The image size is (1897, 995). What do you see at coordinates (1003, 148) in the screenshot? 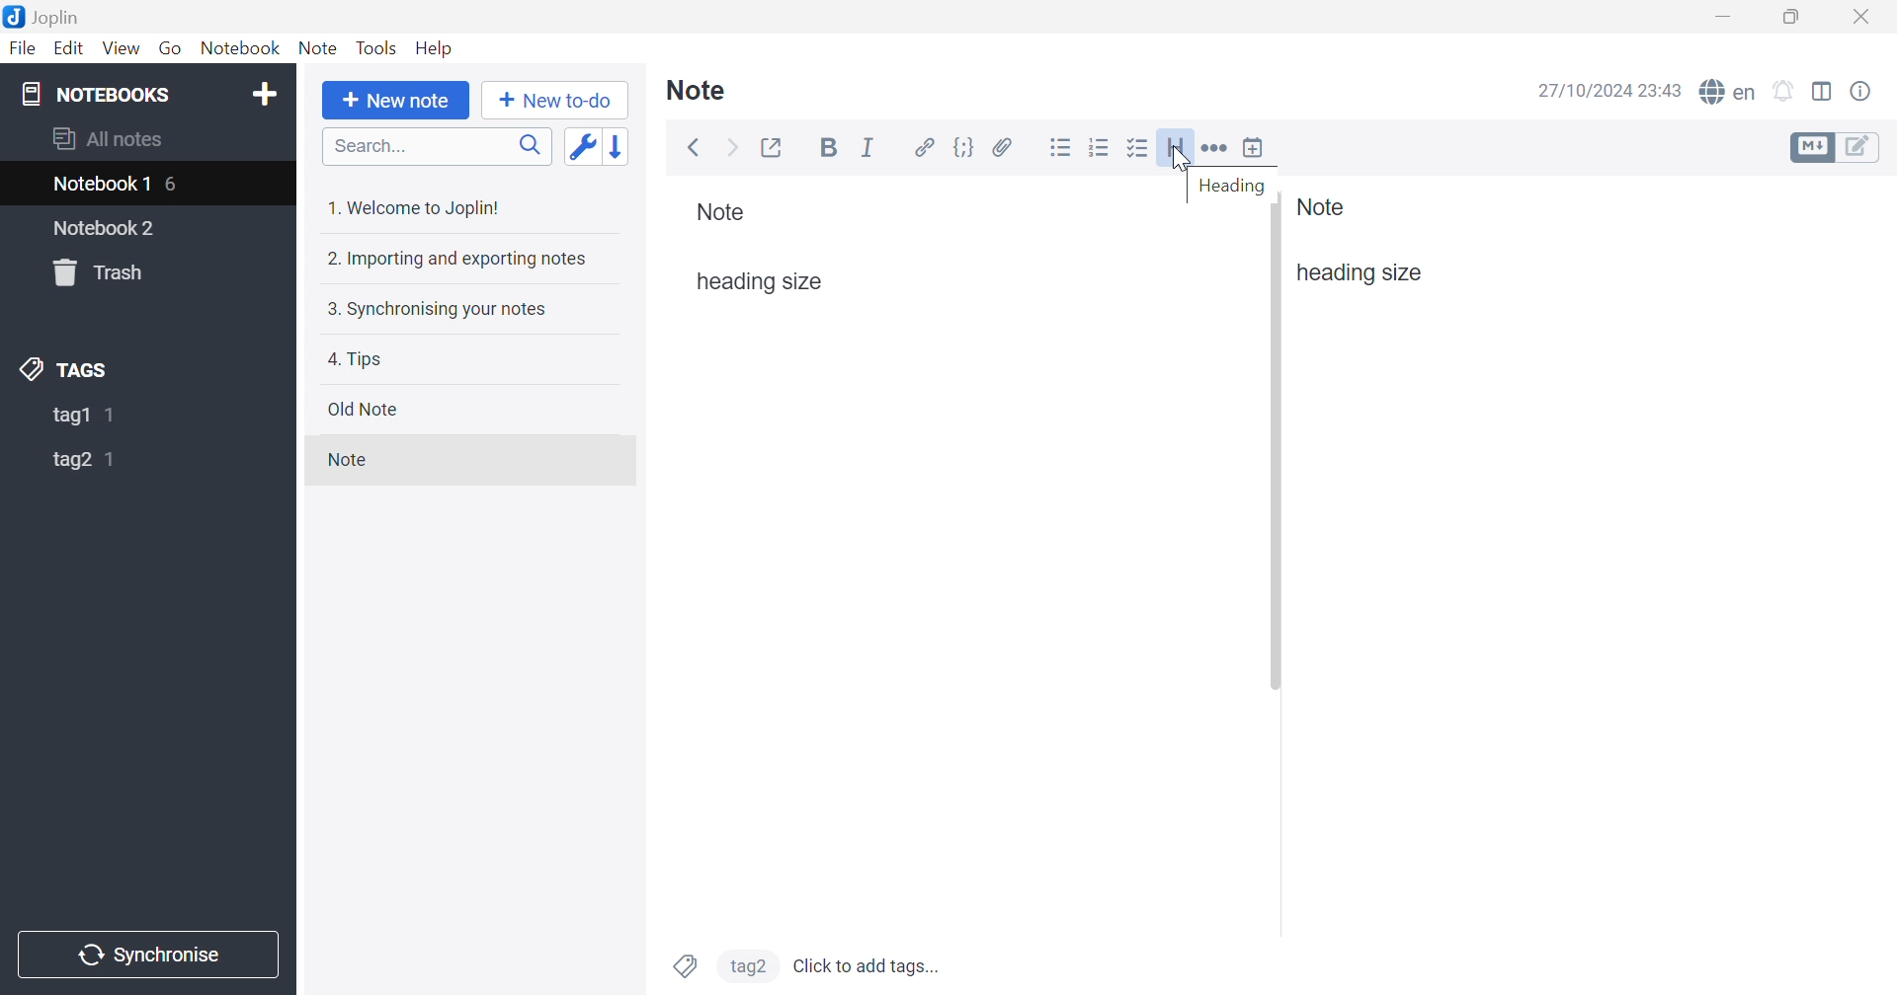
I see `Attach file` at bounding box center [1003, 148].